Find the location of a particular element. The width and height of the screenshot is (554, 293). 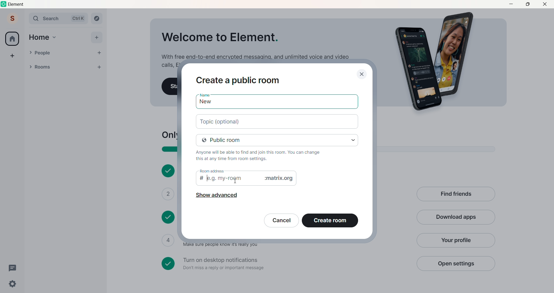

Element is located at coordinates (17, 4).